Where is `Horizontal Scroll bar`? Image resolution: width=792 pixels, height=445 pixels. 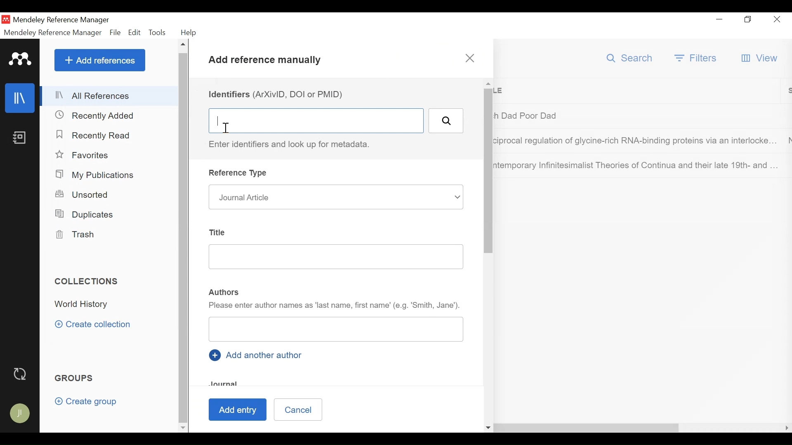 Horizontal Scroll bar is located at coordinates (443, 428).